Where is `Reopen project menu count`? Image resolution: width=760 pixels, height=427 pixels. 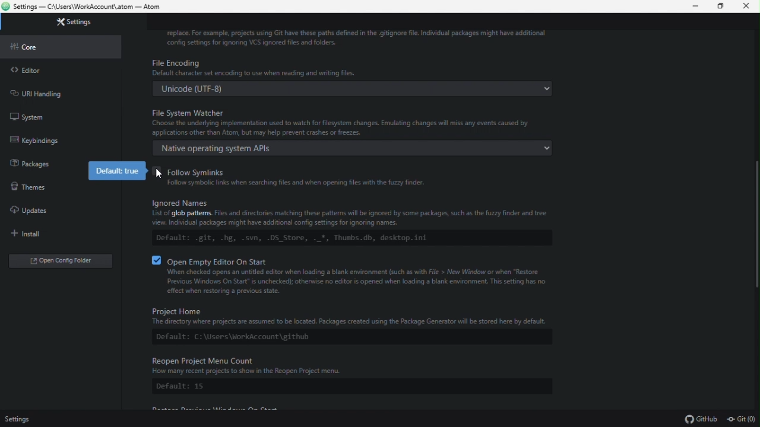 Reopen project menu count is located at coordinates (351, 375).